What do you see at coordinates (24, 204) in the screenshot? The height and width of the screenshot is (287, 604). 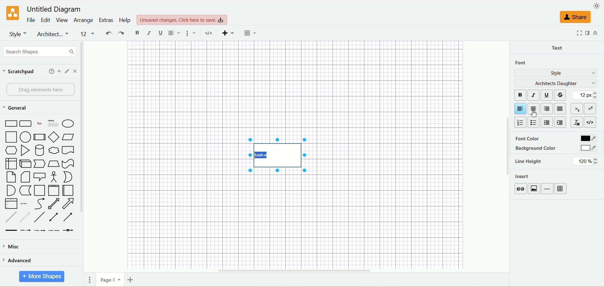 I see `List Item` at bounding box center [24, 204].